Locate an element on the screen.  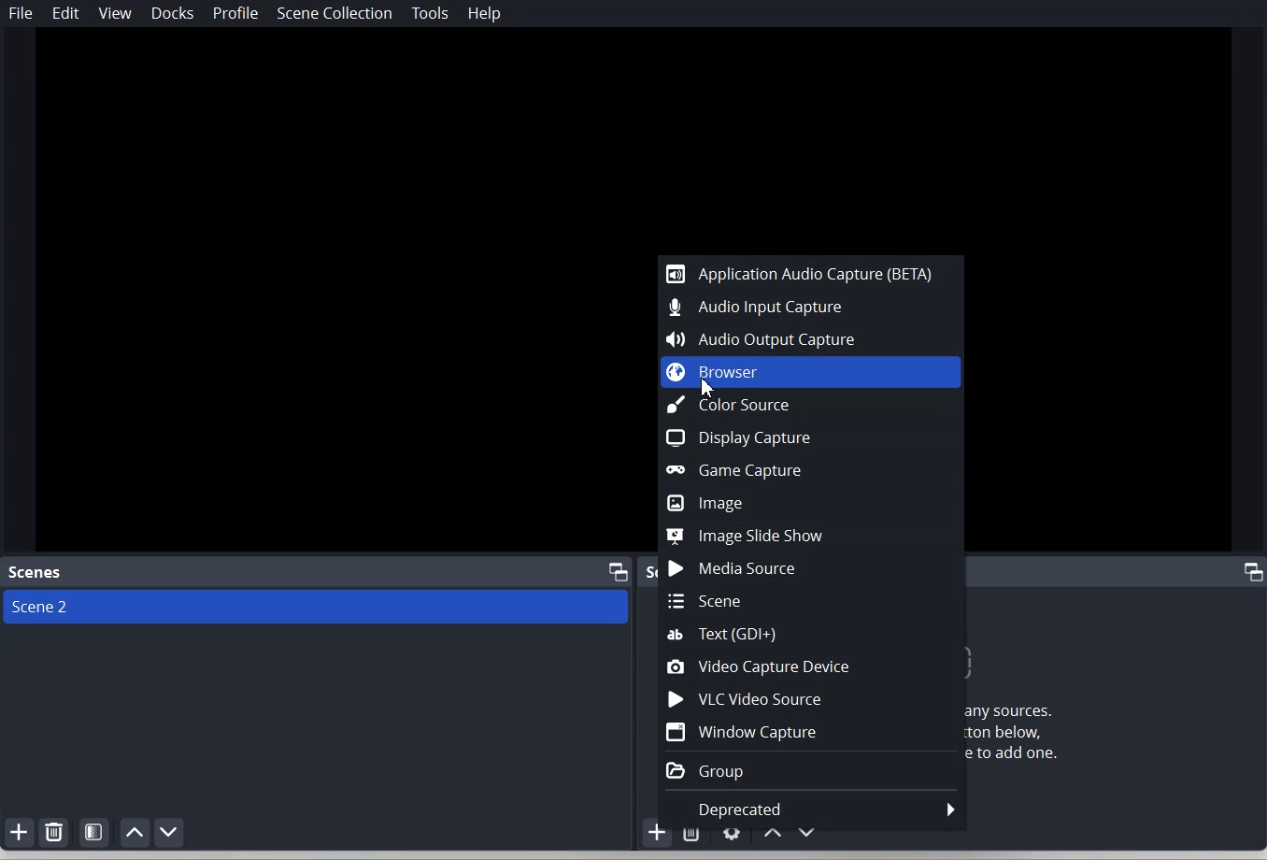
Window Capture is located at coordinates (811, 732).